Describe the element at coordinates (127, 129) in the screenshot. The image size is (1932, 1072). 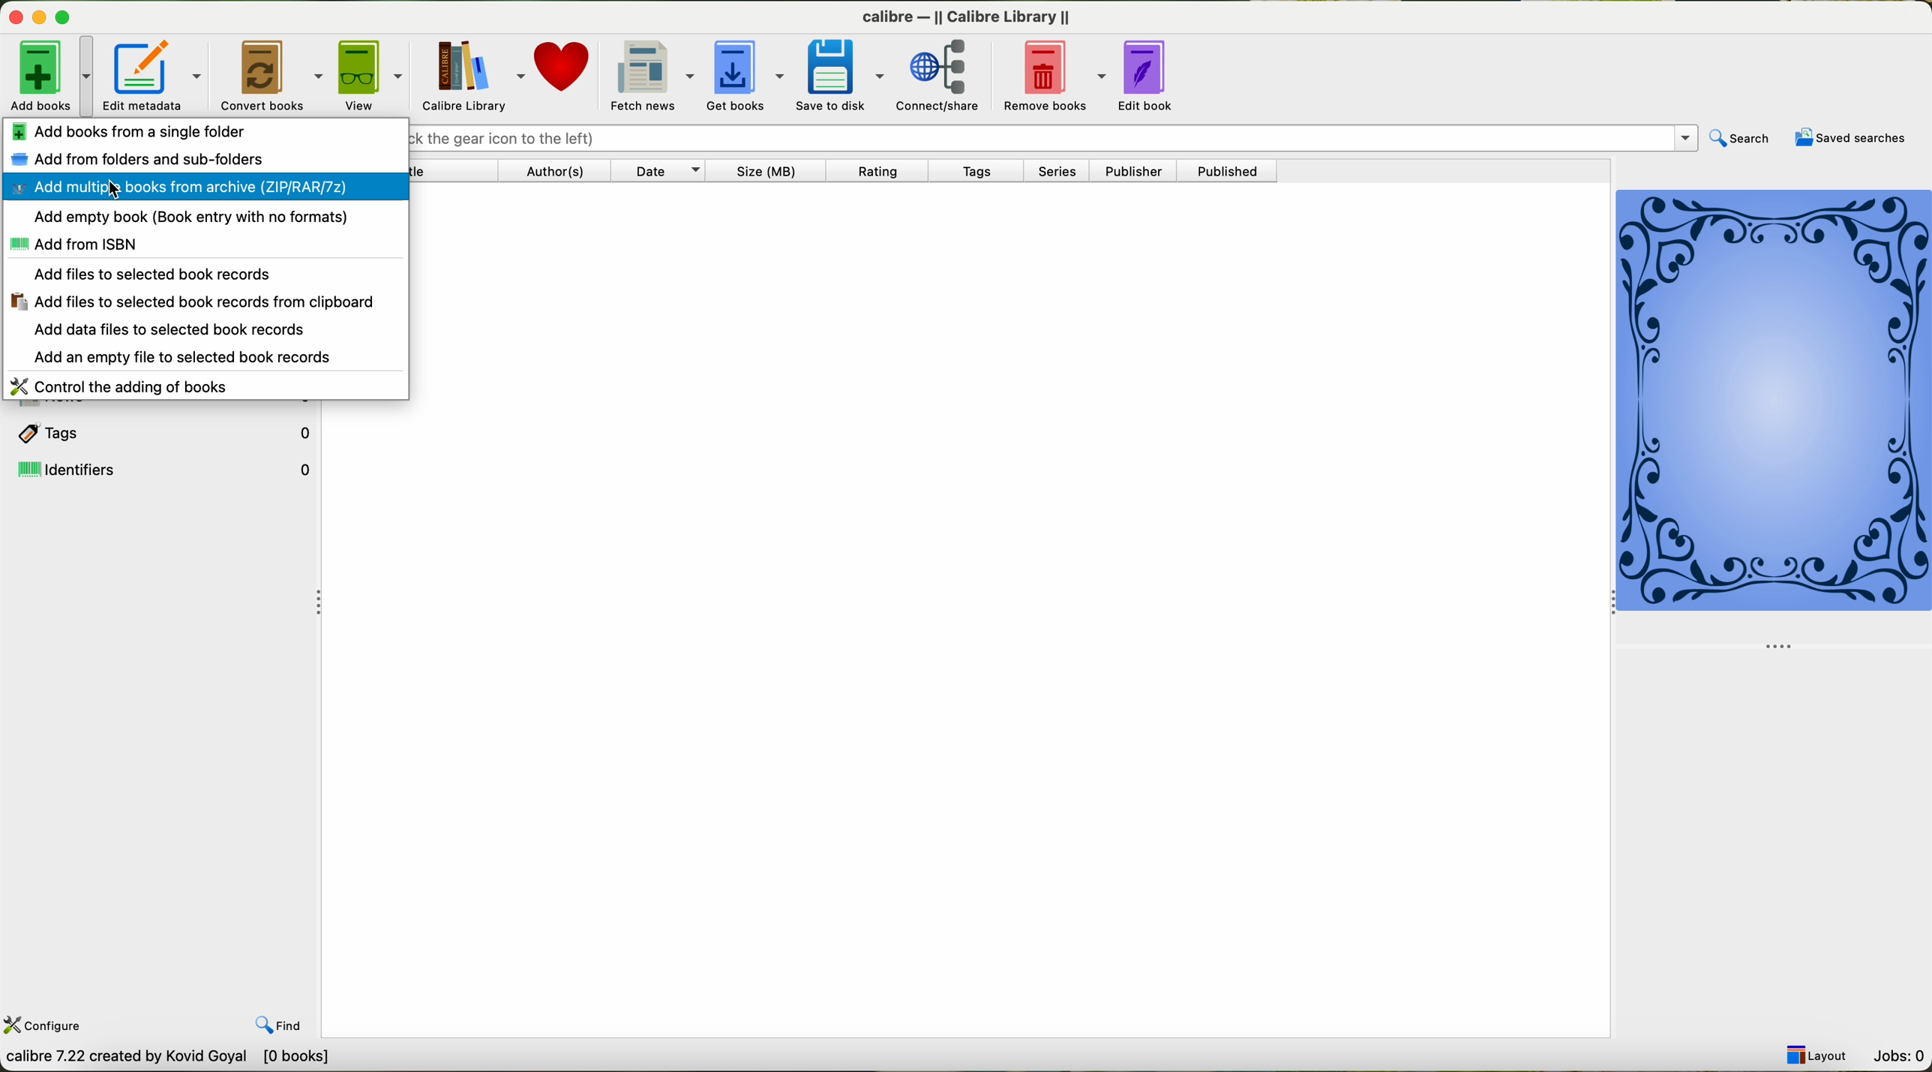
I see `add books from a single folder` at that location.